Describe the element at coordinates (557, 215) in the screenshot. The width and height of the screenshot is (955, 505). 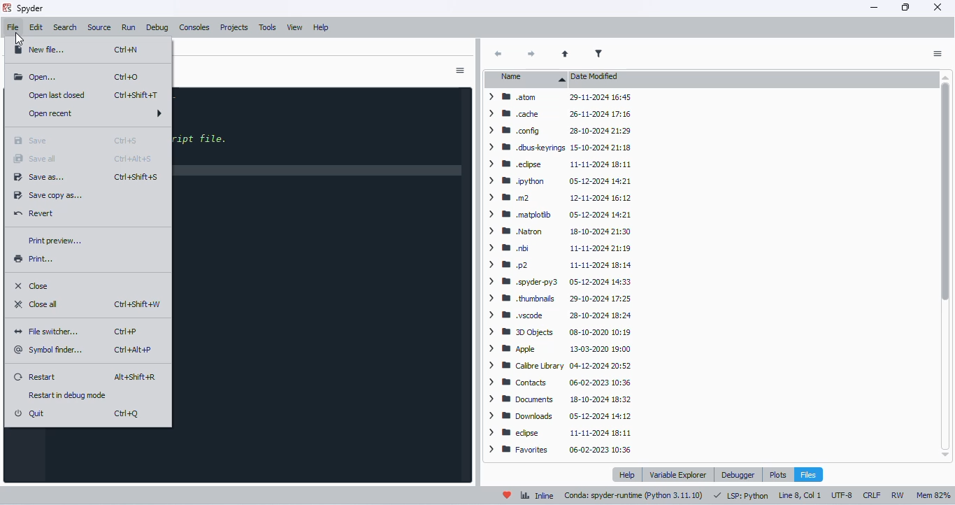
I see `> BW matplotib 05-12-2024 14:21` at that location.